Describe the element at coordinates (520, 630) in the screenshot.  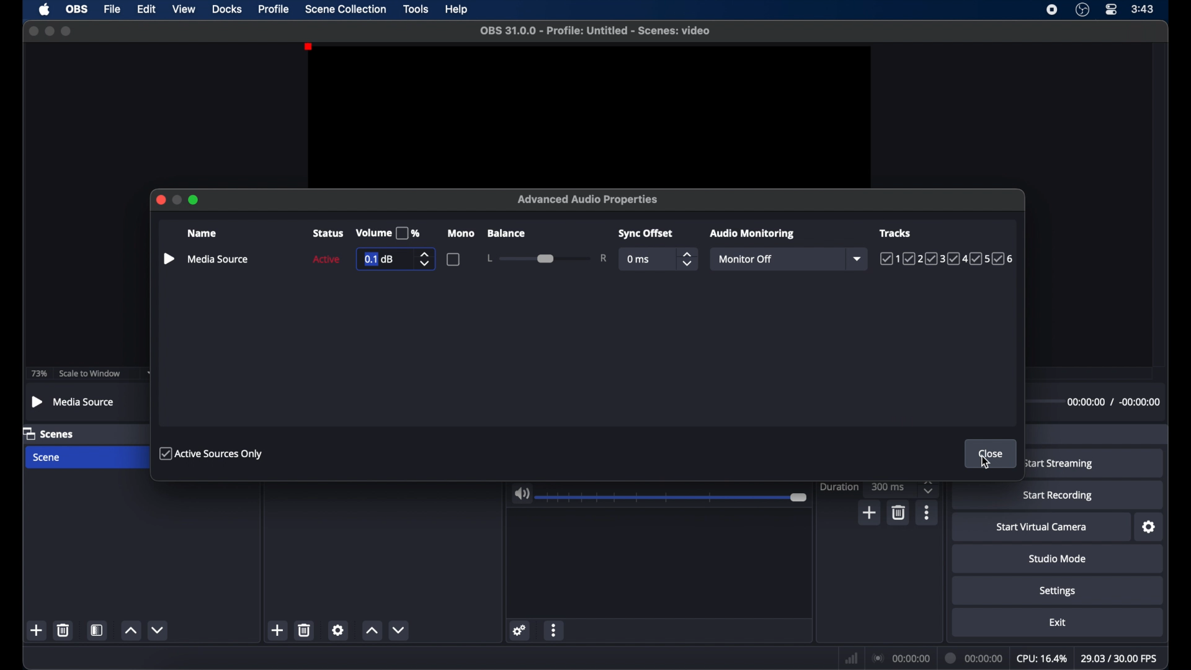
I see `settings` at that location.